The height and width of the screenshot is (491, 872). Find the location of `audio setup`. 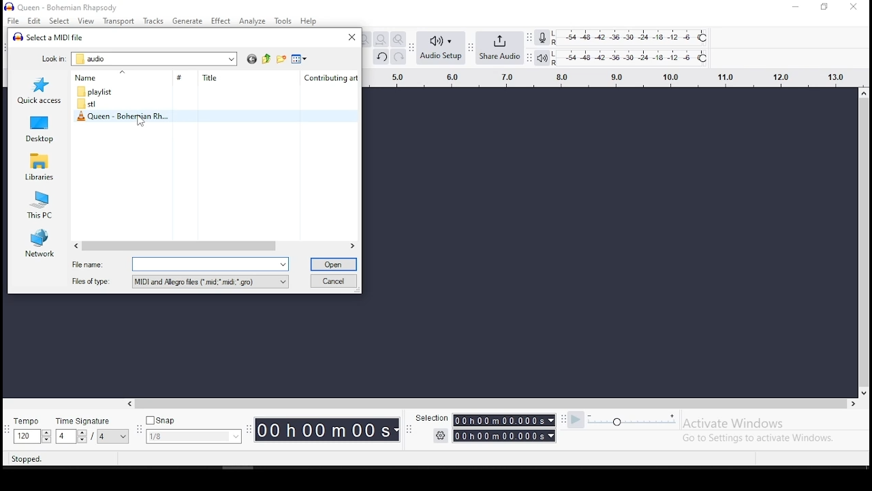

audio setup is located at coordinates (441, 48).